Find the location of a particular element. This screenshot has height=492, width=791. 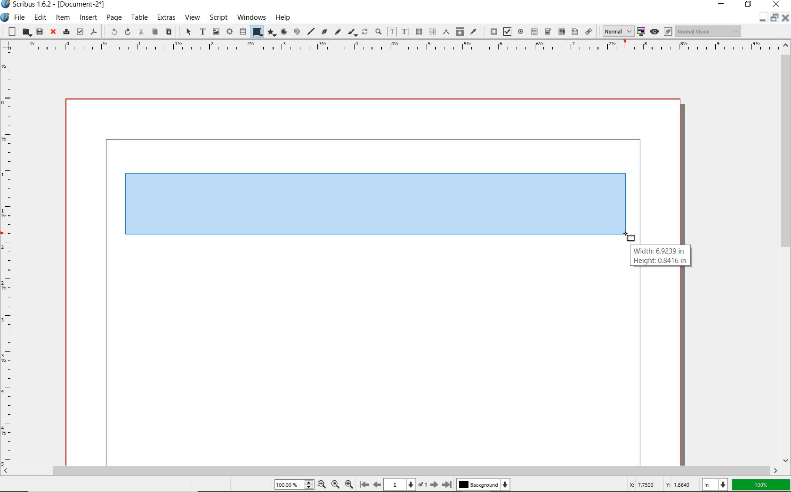

freehand line is located at coordinates (338, 32).